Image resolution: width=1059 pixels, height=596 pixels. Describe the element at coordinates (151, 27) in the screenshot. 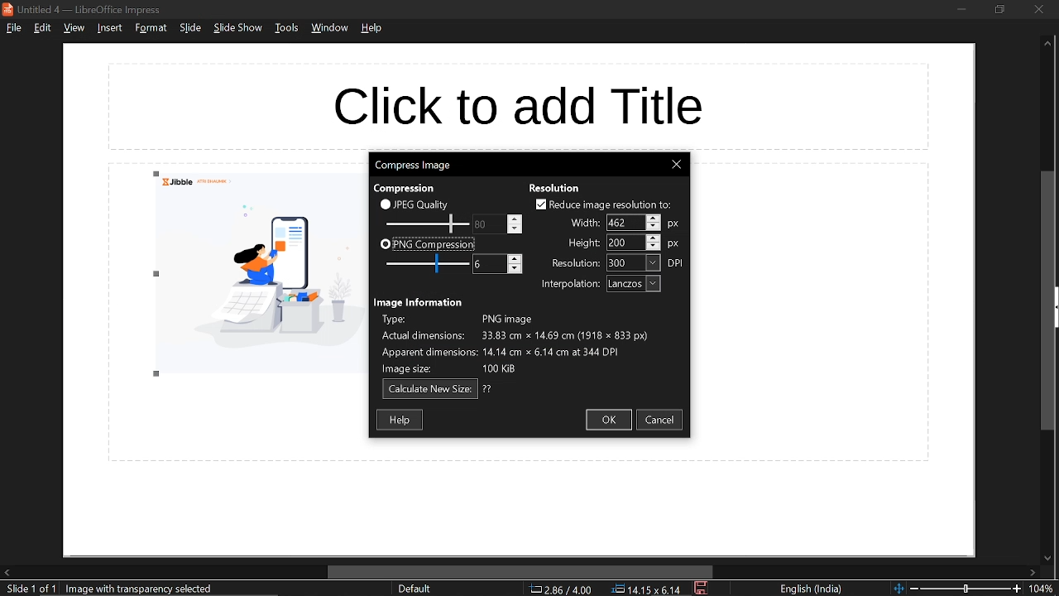

I see `format` at that location.